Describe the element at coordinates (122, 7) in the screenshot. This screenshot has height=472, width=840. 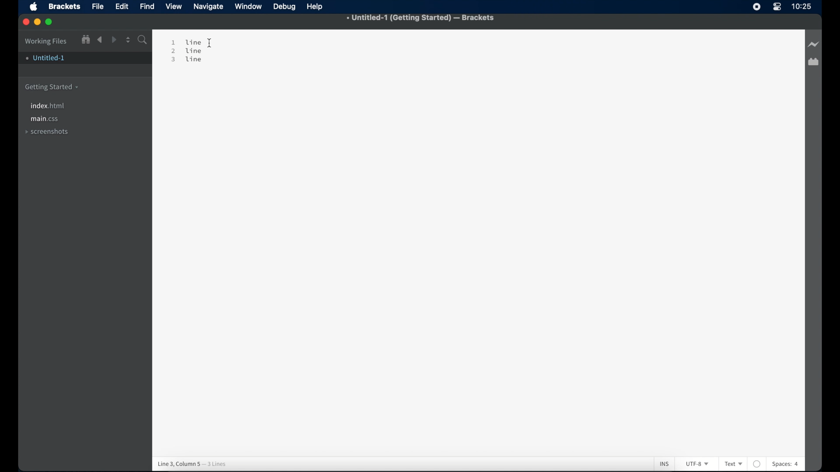
I see `edit` at that location.